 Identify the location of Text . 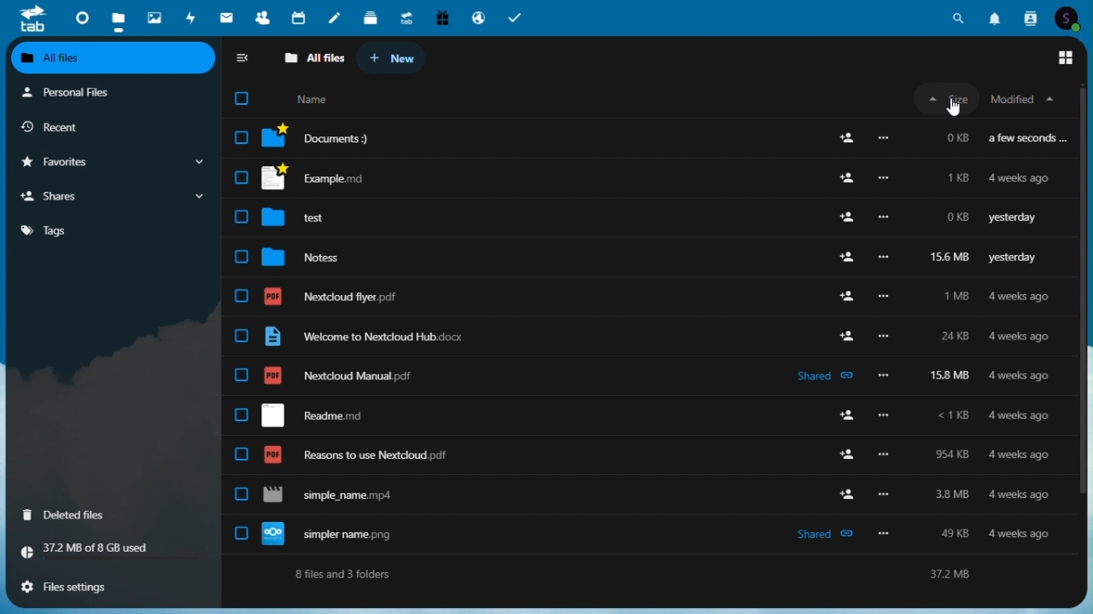
(648, 575).